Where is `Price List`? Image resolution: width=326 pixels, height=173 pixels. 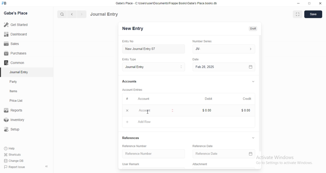
Price List is located at coordinates (16, 101).